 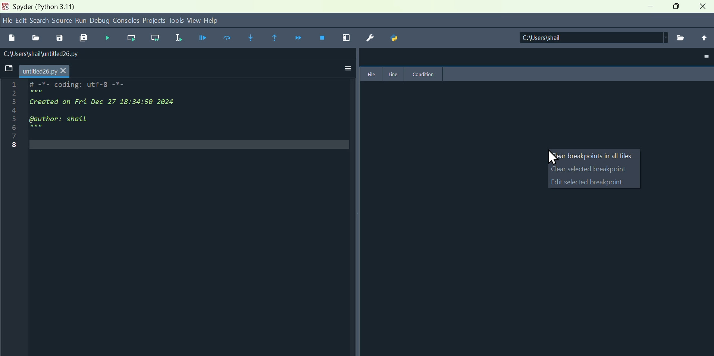 What do you see at coordinates (62, 39) in the screenshot?
I see `` at bounding box center [62, 39].